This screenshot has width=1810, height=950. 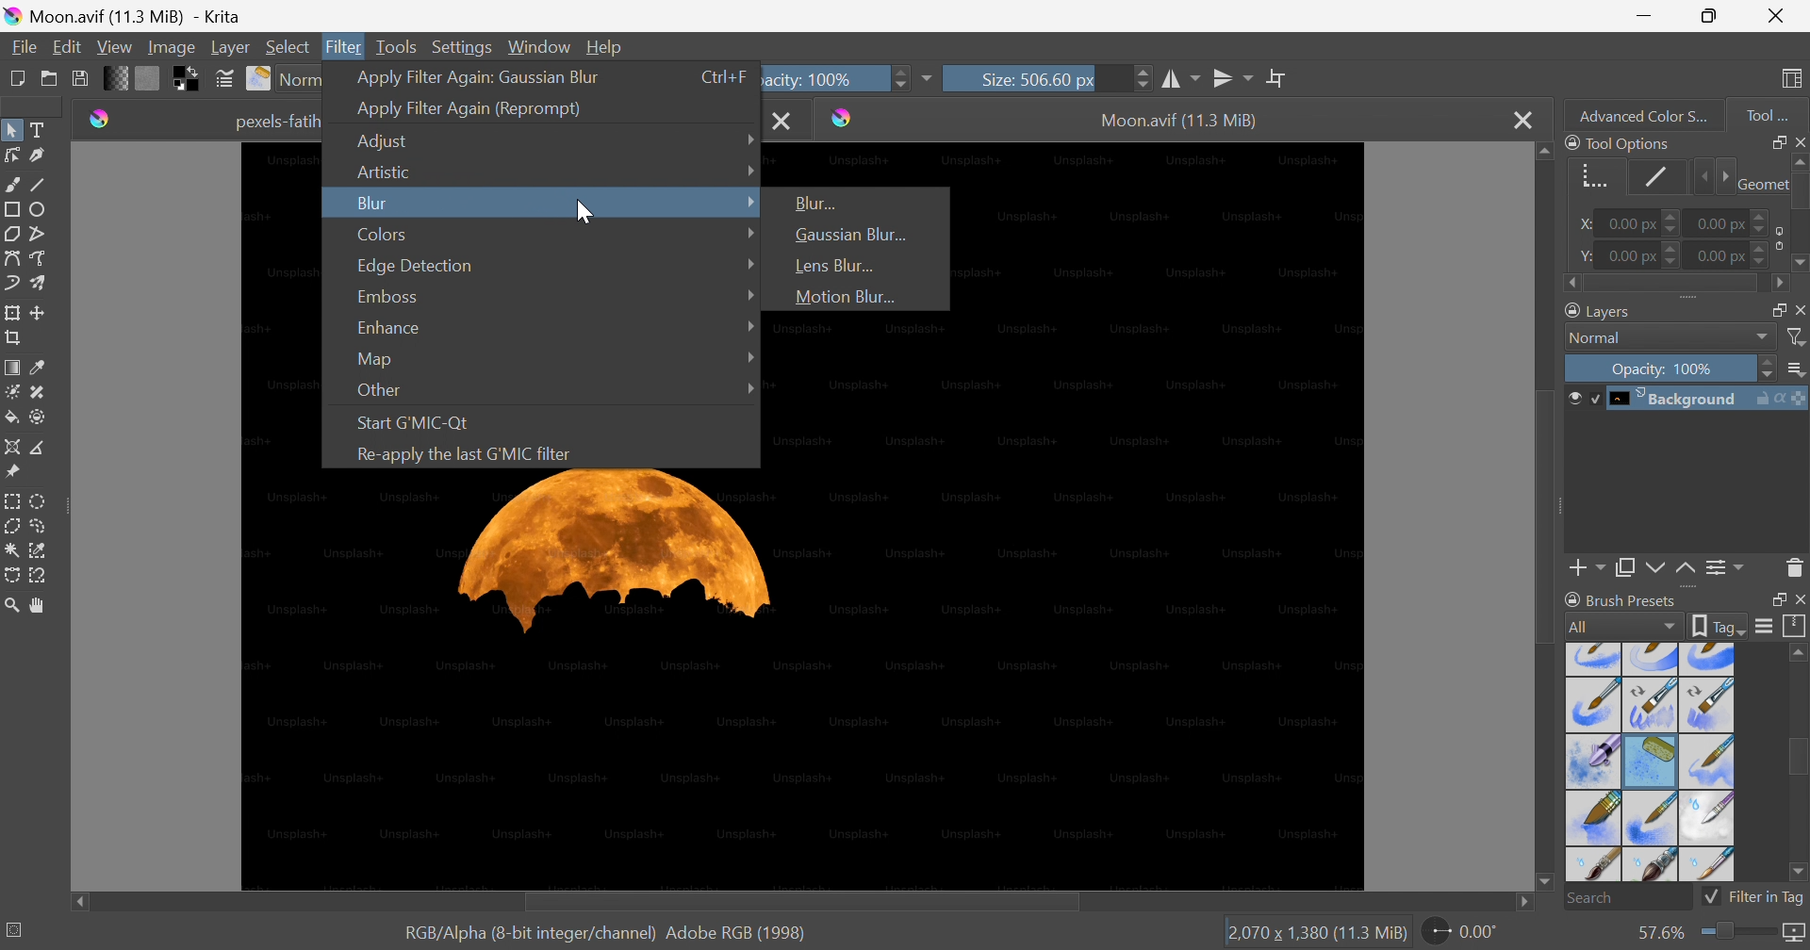 What do you see at coordinates (1779, 284) in the screenshot?
I see `Scroll right` at bounding box center [1779, 284].